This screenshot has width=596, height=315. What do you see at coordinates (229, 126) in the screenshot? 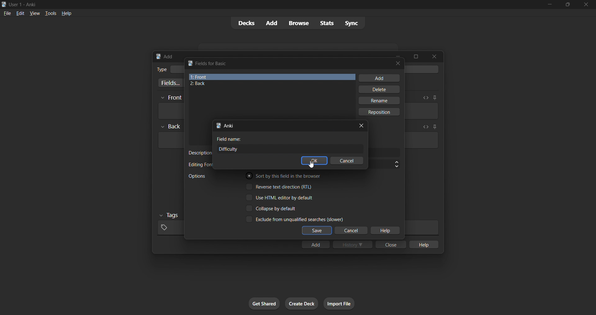
I see `add field title bar` at bounding box center [229, 126].